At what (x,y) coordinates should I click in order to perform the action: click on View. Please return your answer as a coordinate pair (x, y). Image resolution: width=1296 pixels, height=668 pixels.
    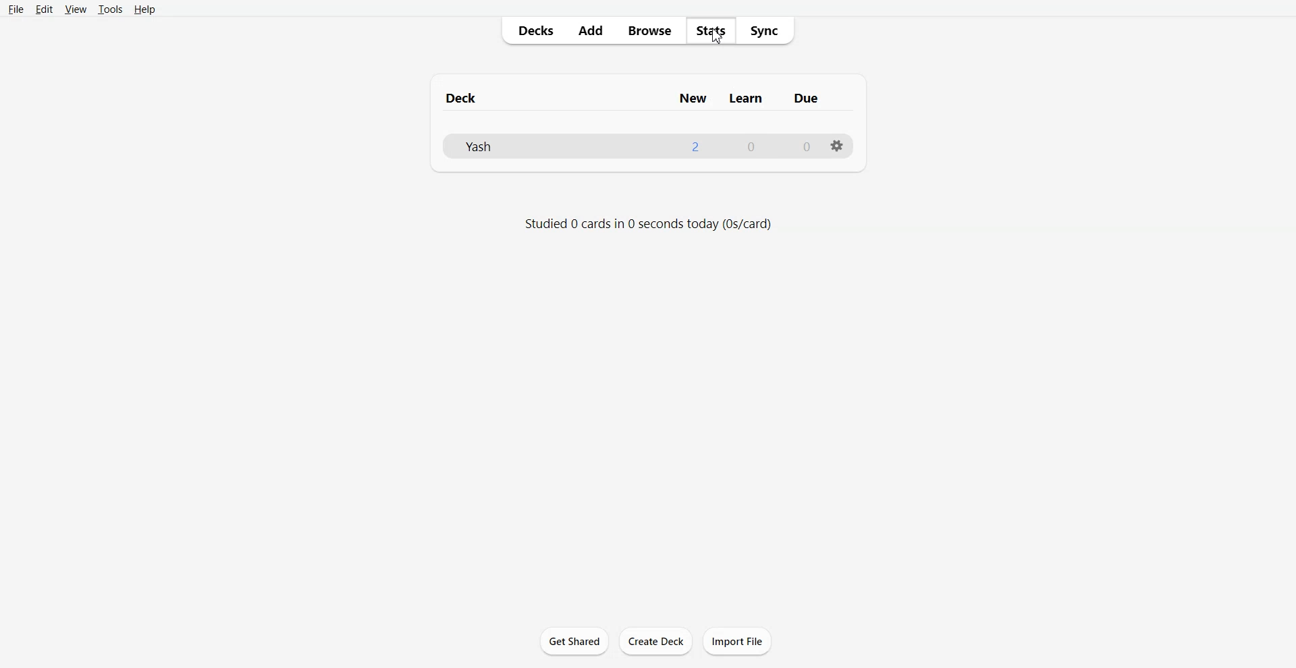
    Looking at the image, I should click on (75, 9).